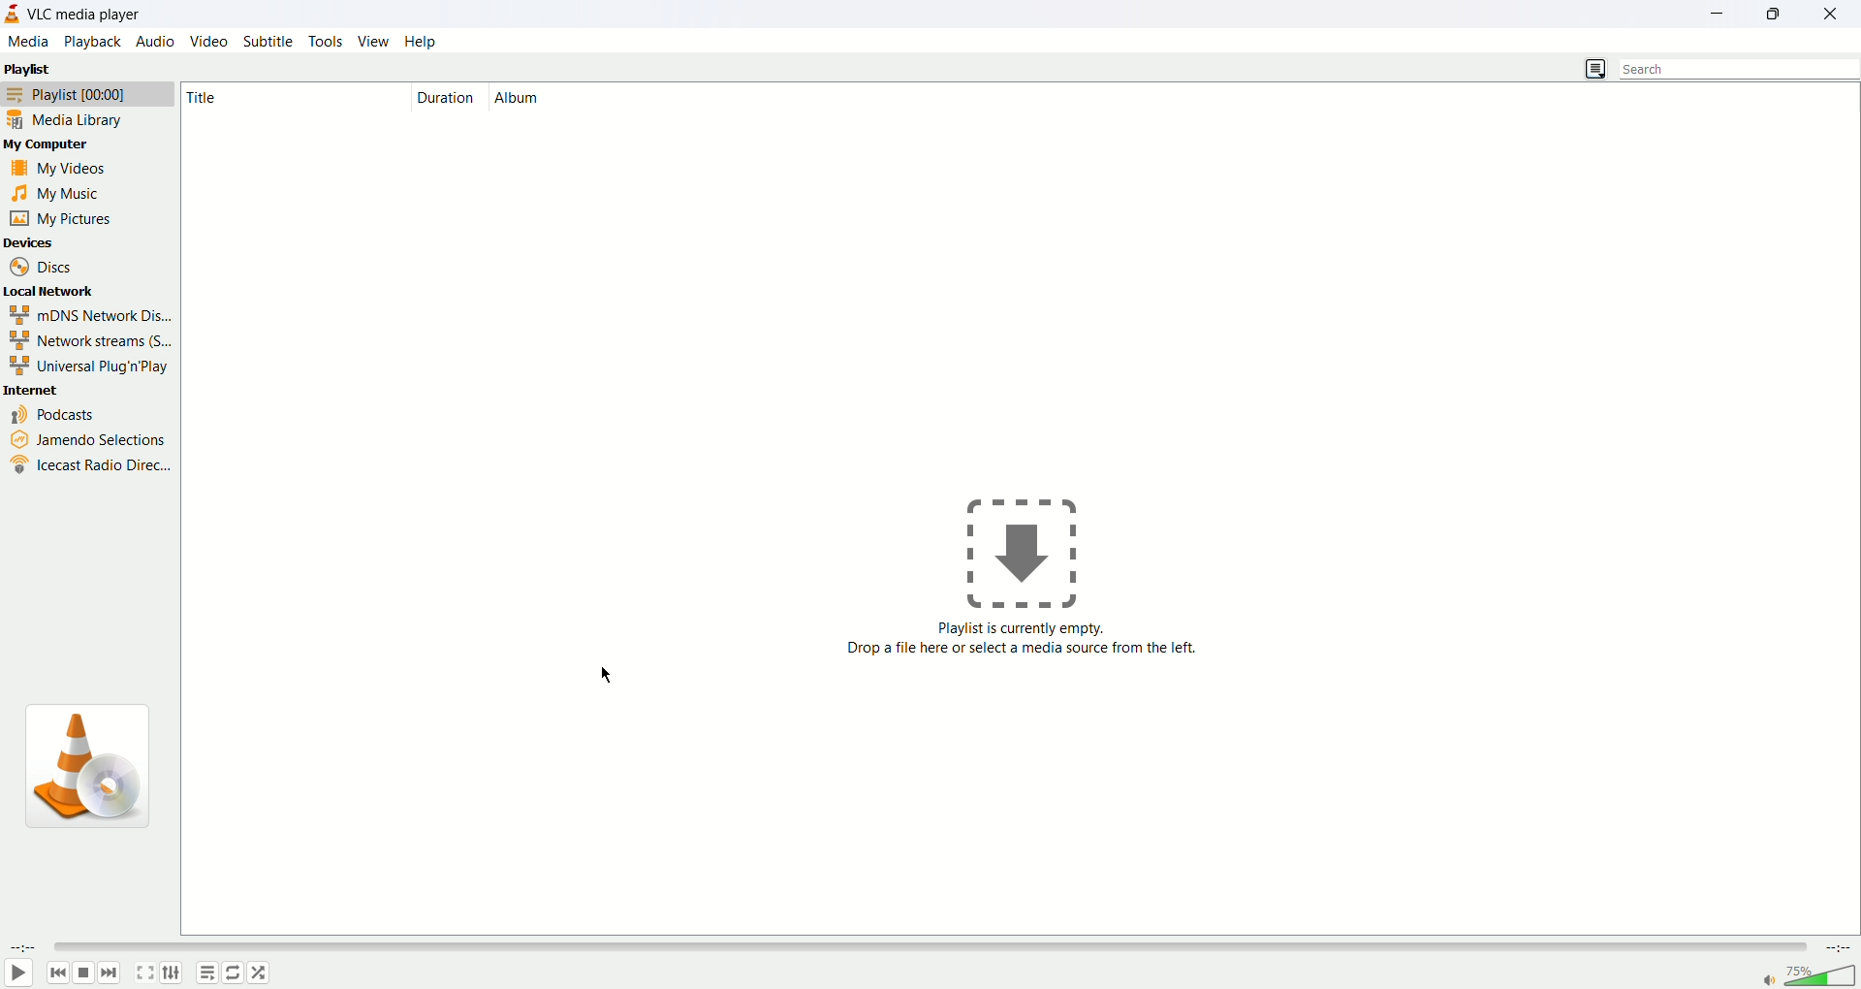  What do you see at coordinates (234, 973) in the screenshot?
I see `toggle loop` at bounding box center [234, 973].